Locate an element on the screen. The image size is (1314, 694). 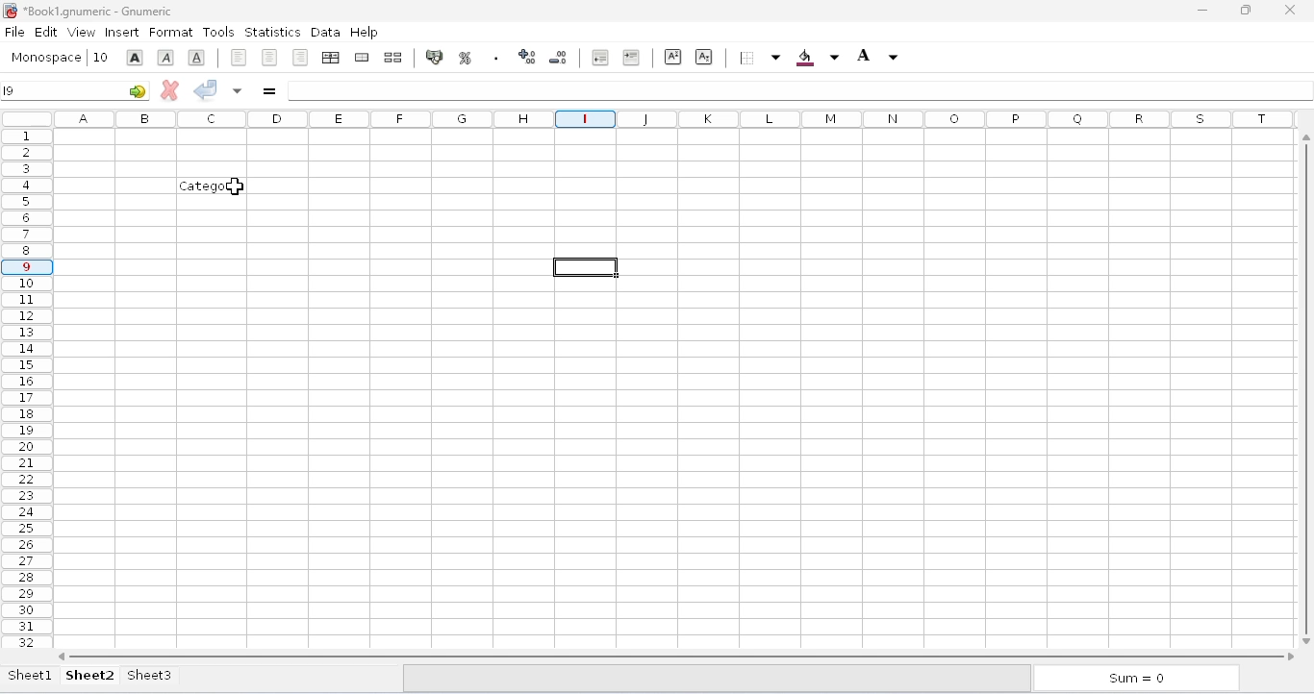
horizontal scroll bar is located at coordinates (678, 657).